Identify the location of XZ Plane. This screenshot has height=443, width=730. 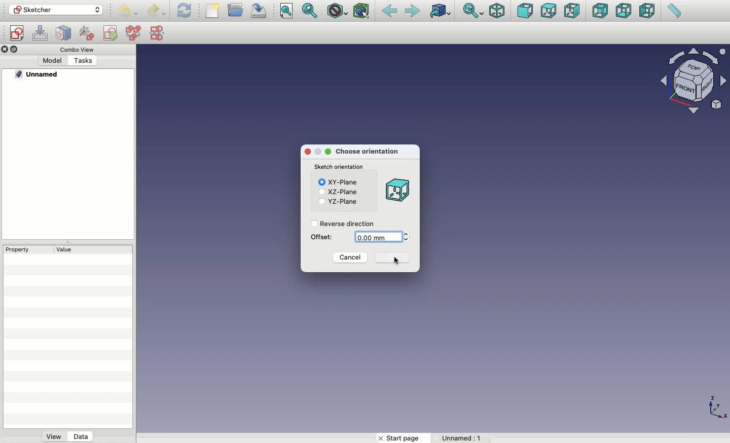
(337, 192).